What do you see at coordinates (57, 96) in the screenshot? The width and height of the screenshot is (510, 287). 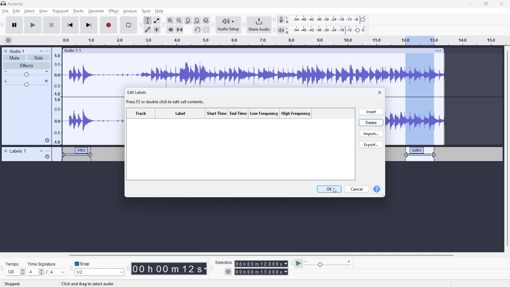 I see `amplitude` at bounding box center [57, 96].